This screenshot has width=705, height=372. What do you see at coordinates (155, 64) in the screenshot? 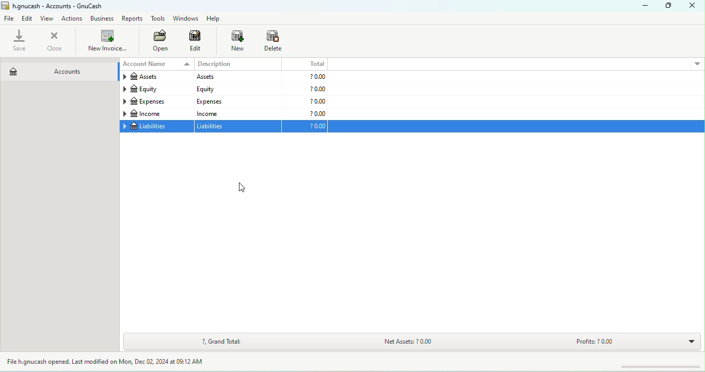
I see `account name` at bounding box center [155, 64].